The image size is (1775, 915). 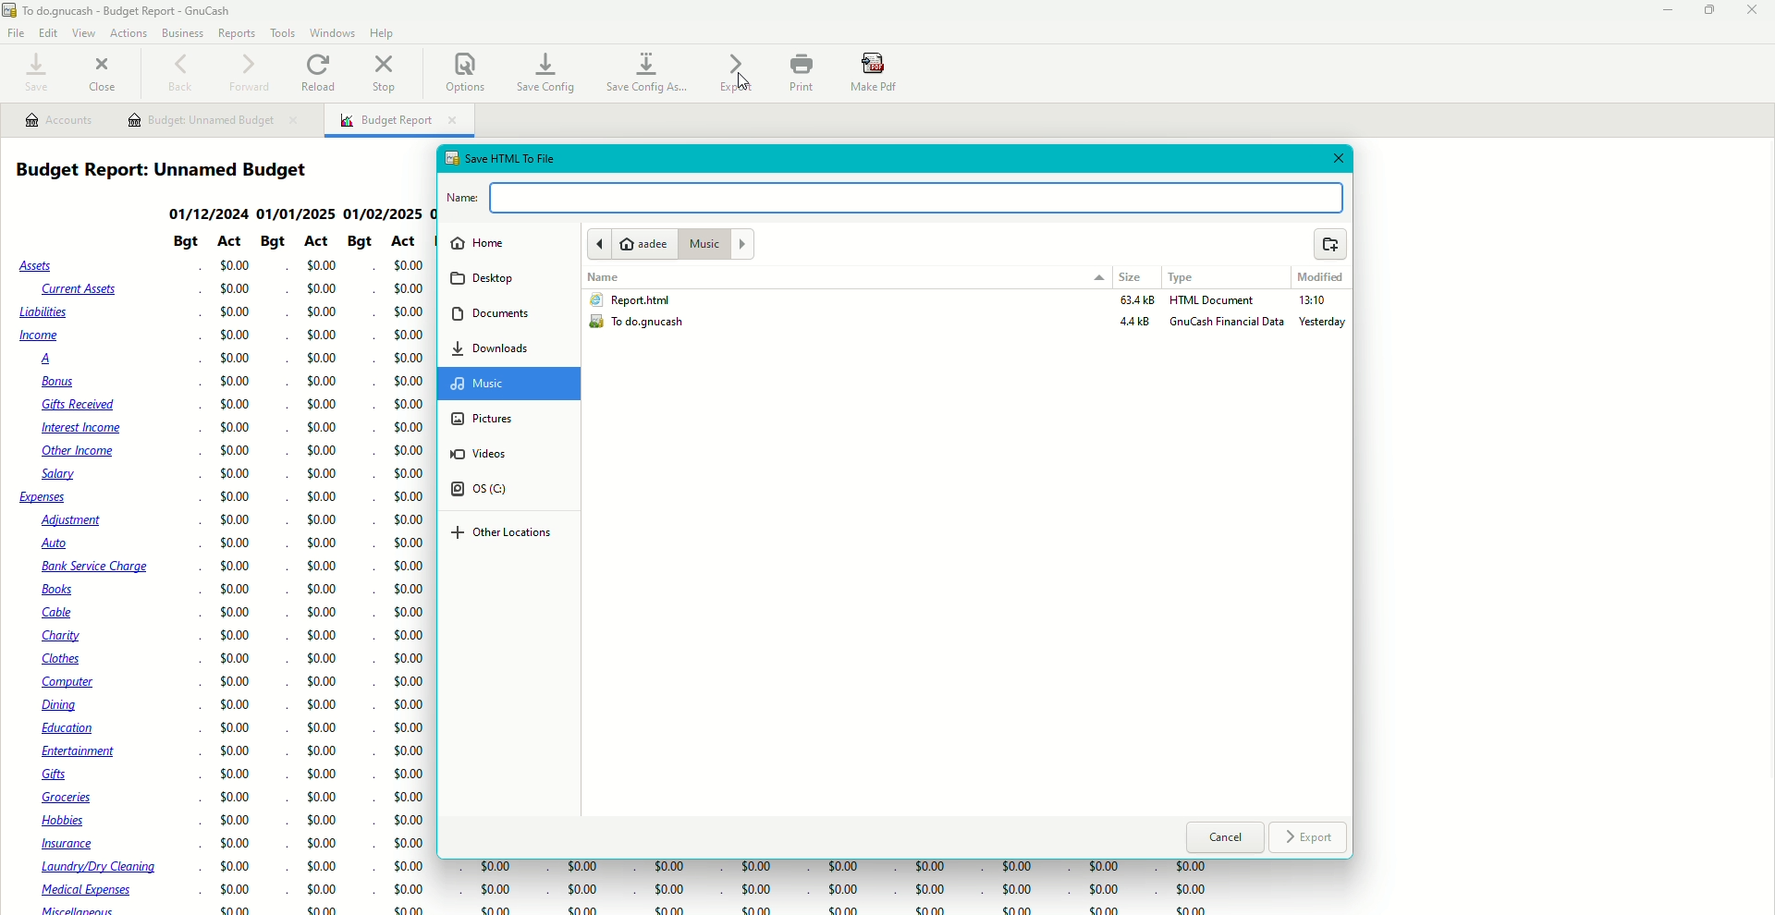 What do you see at coordinates (477, 243) in the screenshot?
I see `Home` at bounding box center [477, 243].